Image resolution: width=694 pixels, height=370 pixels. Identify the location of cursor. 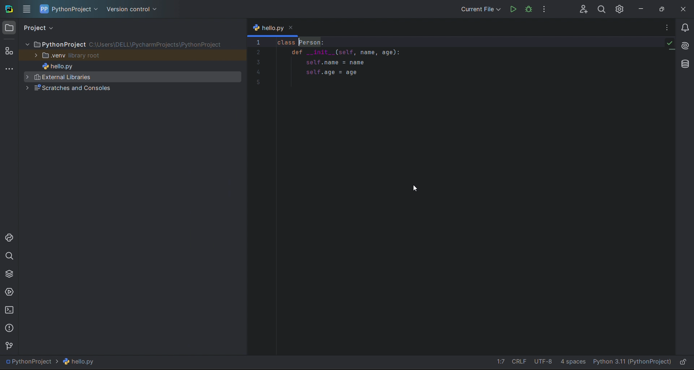
(414, 187).